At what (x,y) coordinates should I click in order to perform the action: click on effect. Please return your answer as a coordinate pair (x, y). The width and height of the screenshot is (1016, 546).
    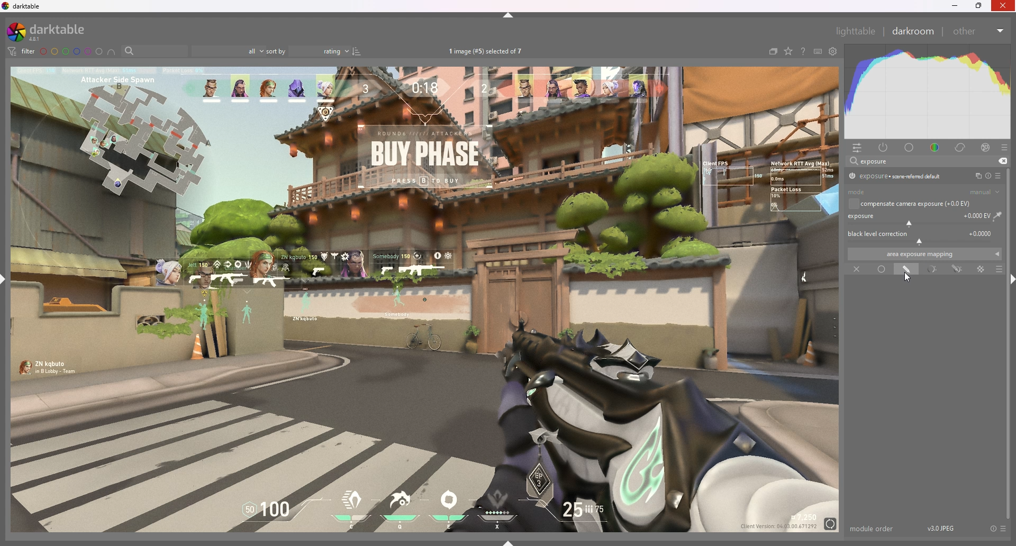
    Looking at the image, I should click on (986, 148).